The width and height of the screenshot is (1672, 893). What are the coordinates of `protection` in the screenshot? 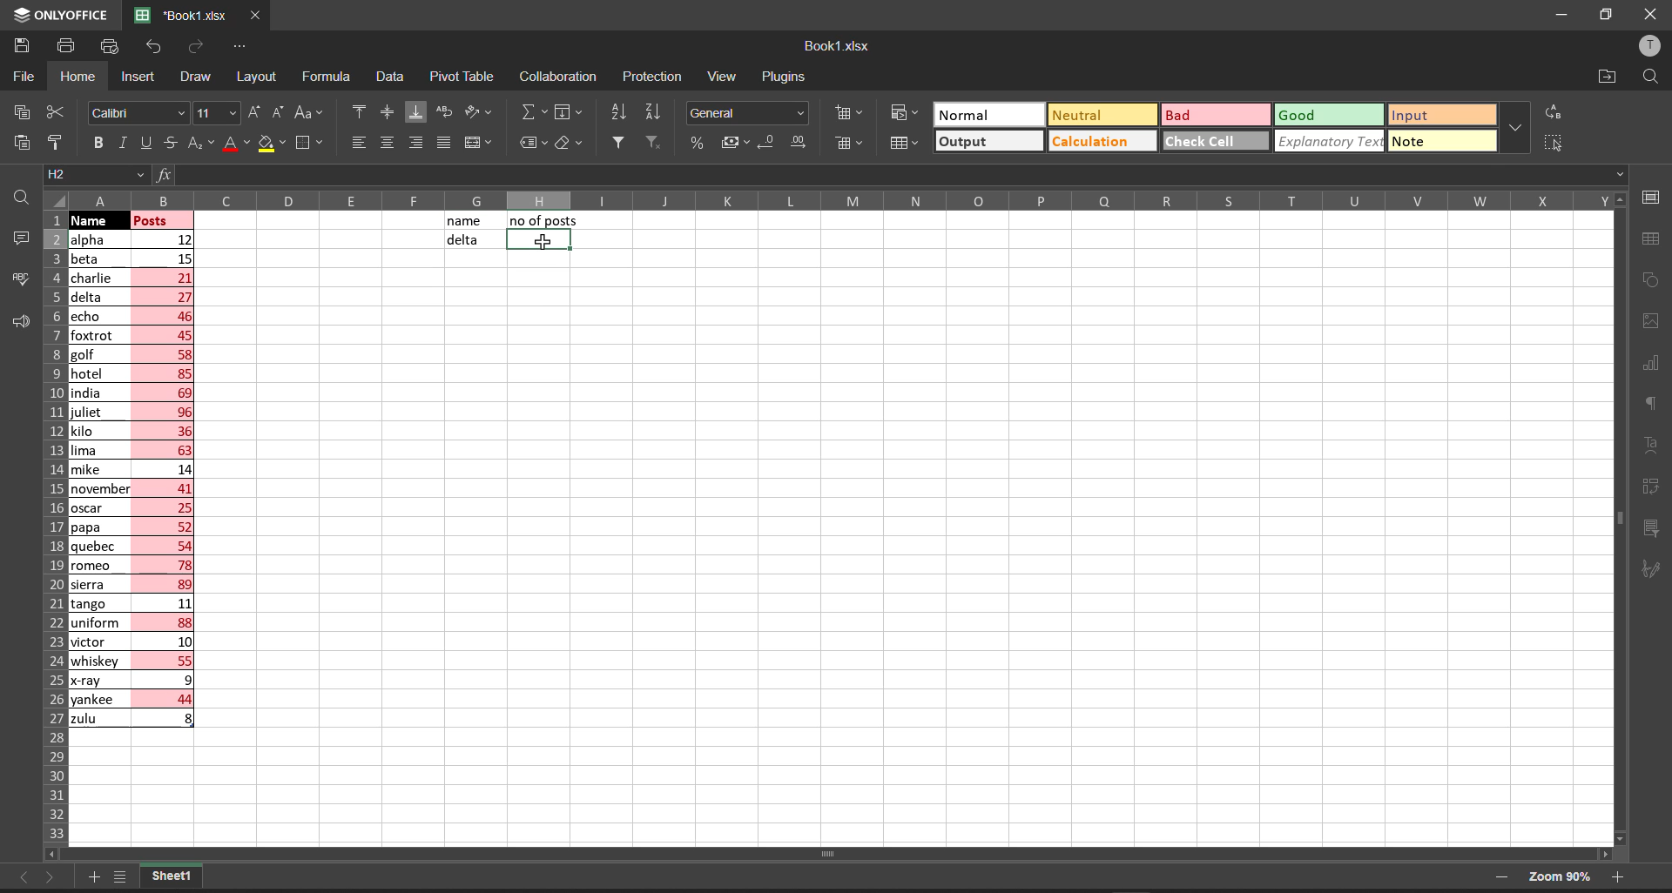 It's located at (657, 76).